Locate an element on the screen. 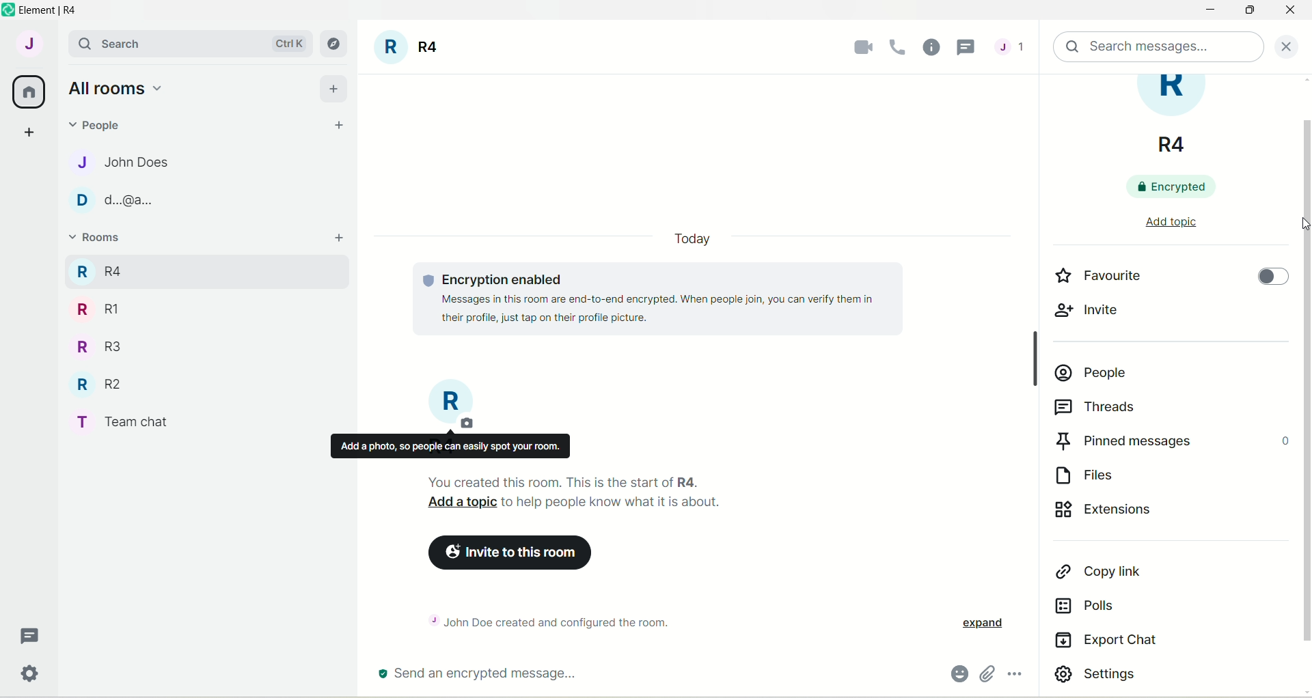 This screenshot has width=1312, height=698. start chat is located at coordinates (340, 126).